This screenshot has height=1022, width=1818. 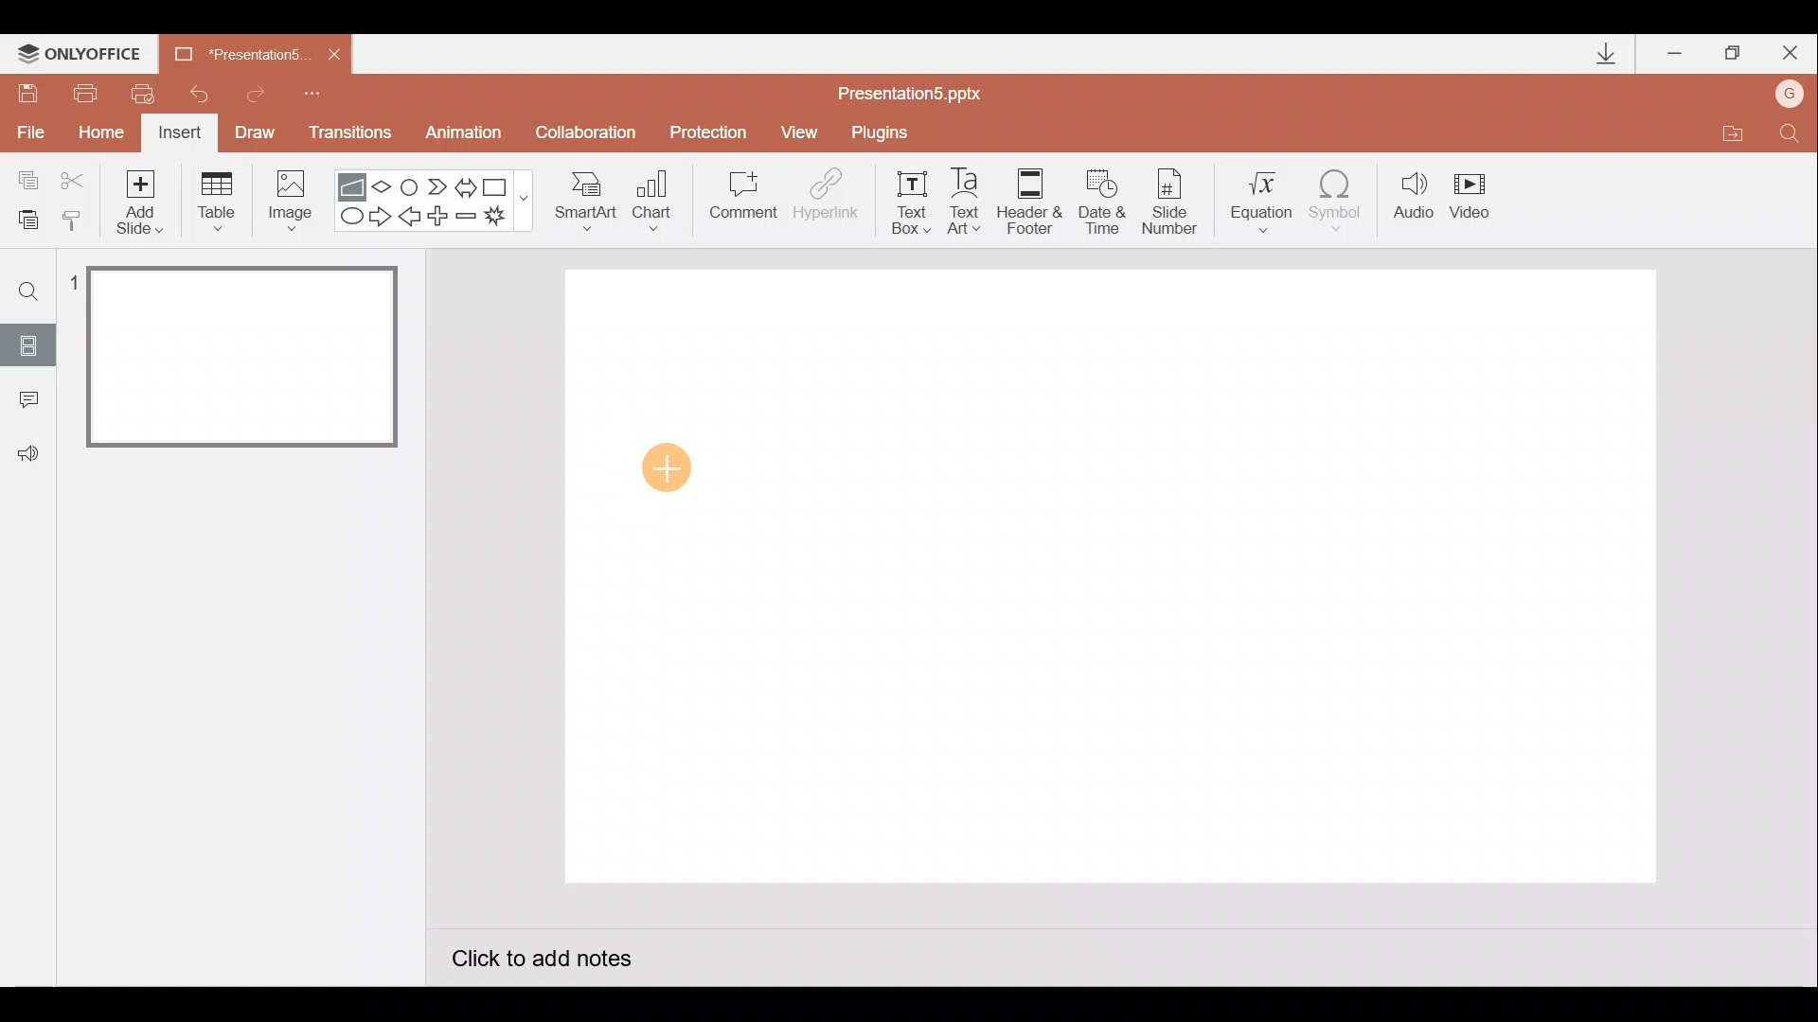 I want to click on Animation, so click(x=466, y=135).